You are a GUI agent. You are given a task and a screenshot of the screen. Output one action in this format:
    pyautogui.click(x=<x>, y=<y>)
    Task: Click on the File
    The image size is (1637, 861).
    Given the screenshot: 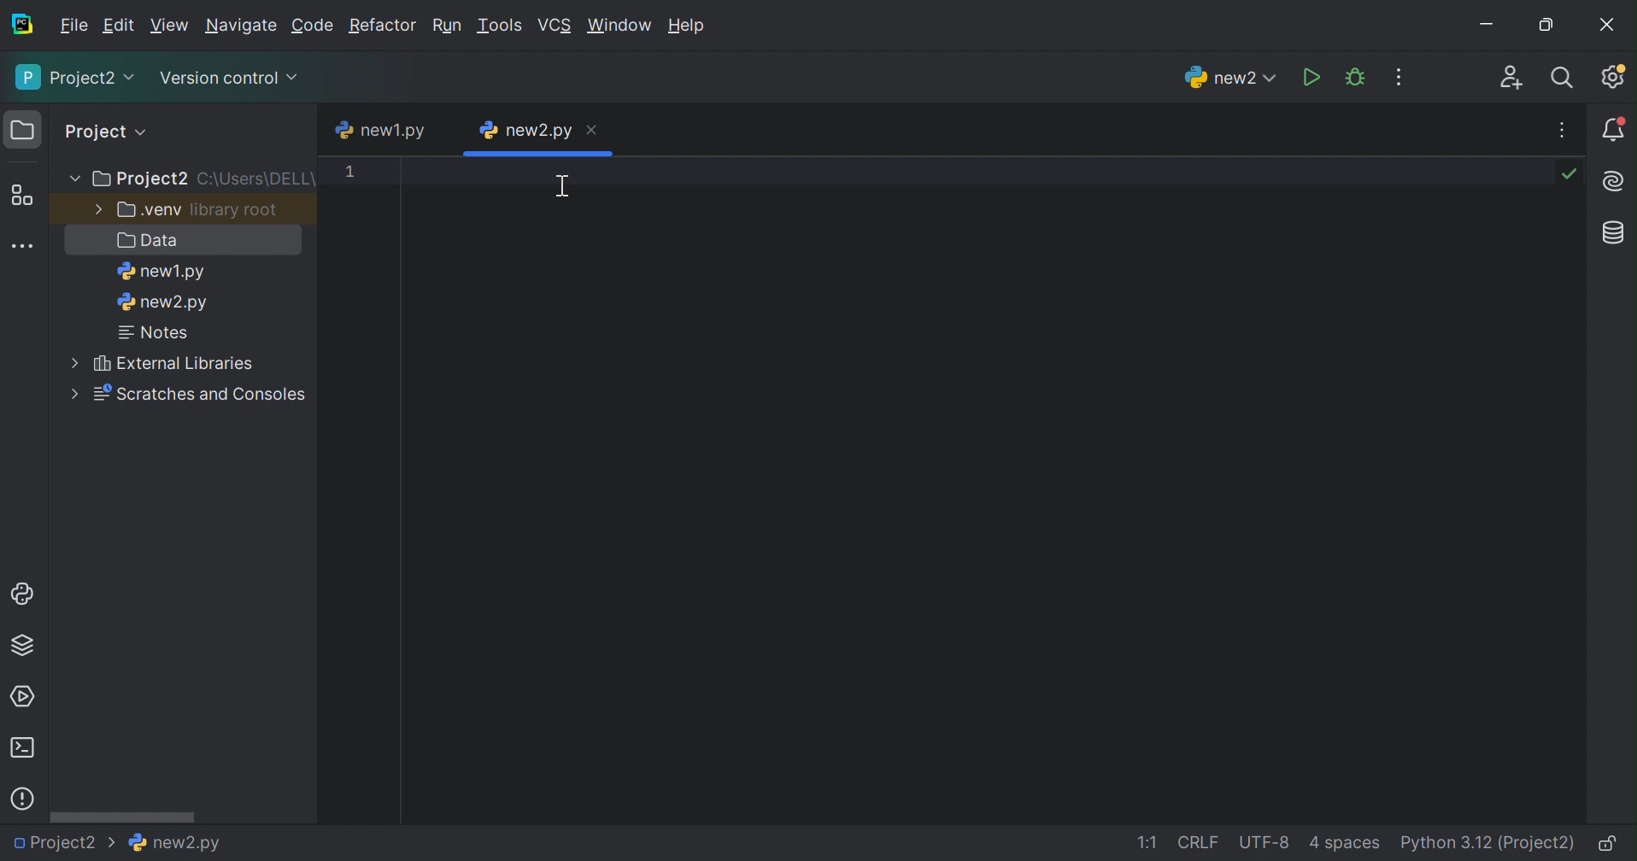 What is the action you would take?
    pyautogui.click(x=72, y=26)
    